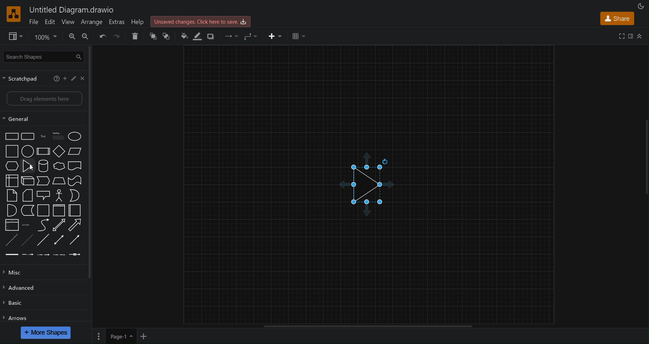 This screenshot has width=649, height=344. I want to click on General, so click(44, 119).